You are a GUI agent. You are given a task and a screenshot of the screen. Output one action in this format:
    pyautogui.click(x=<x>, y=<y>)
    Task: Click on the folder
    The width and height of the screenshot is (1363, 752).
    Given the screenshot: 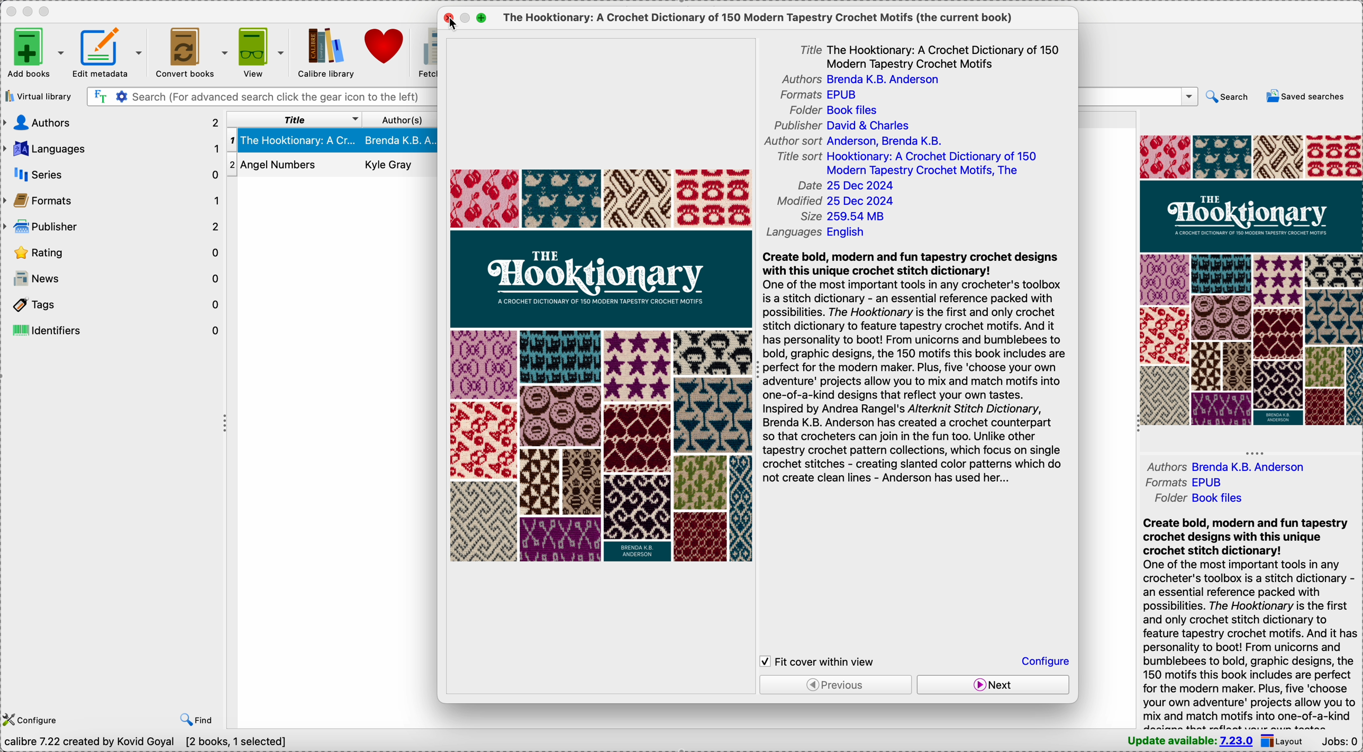 What is the action you would take?
    pyautogui.click(x=1196, y=498)
    